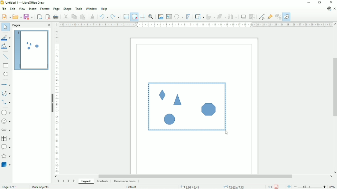 This screenshot has width=337, height=189. Describe the element at coordinates (186, 106) in the screenshot. I see `Shapes selected` at that location.